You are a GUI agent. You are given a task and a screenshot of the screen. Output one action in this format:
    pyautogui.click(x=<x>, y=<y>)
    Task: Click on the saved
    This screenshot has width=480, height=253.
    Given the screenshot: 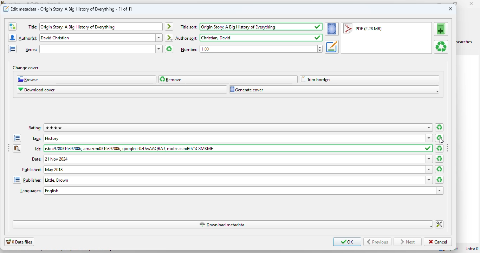 What is the action you would take?
    pyautogui.click(x=318, y=27)
    